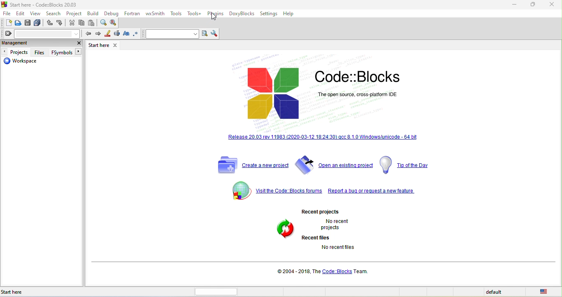 This screenshot has width=562, height=297. I want to click on hyperlink, so click(318, 138).